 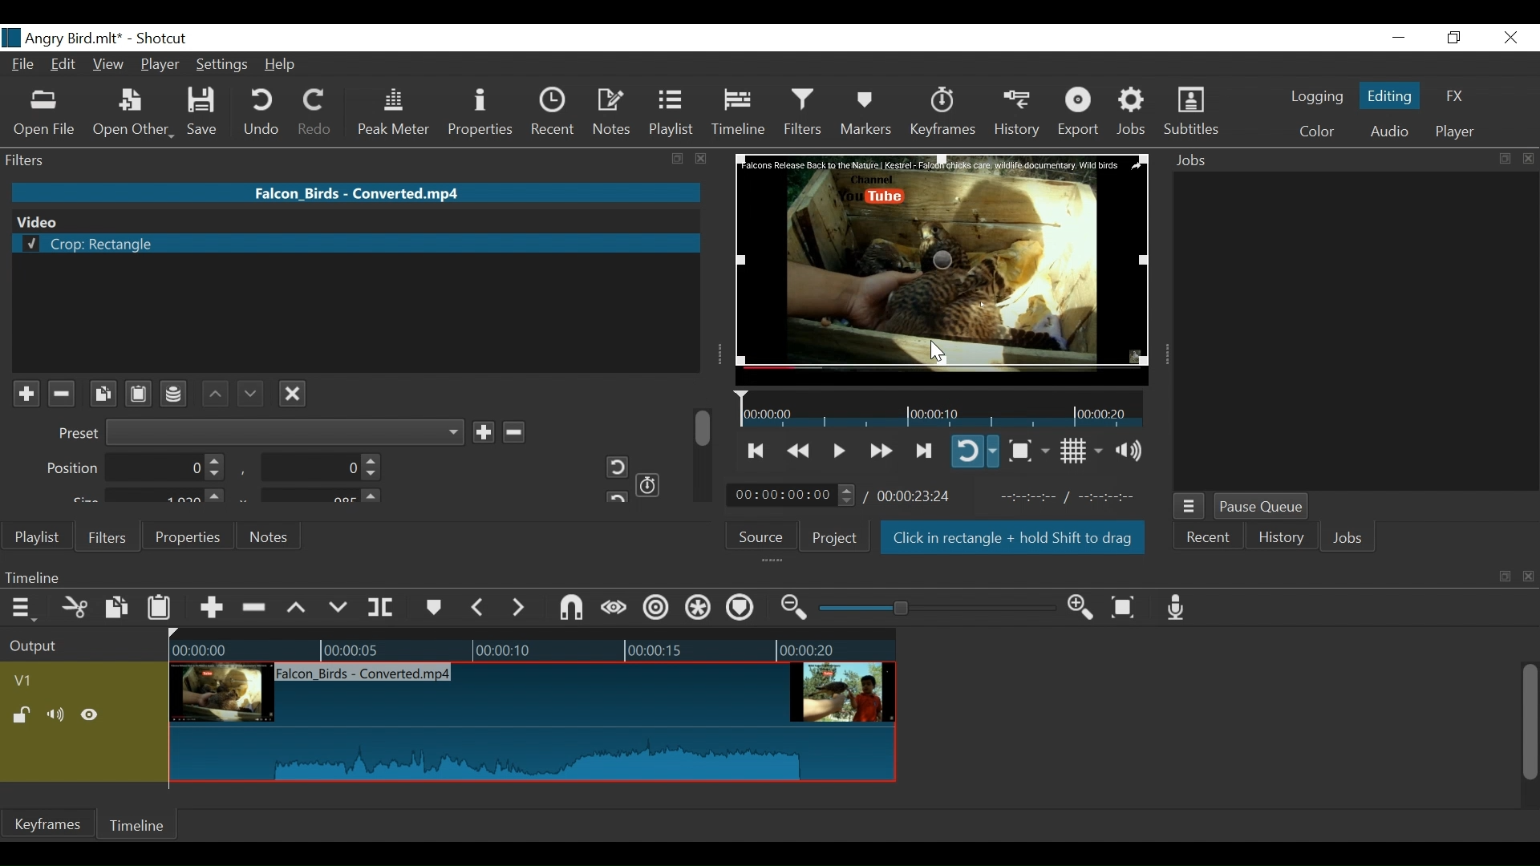 I want to click on Previous marker, so click(x=478, y=607).